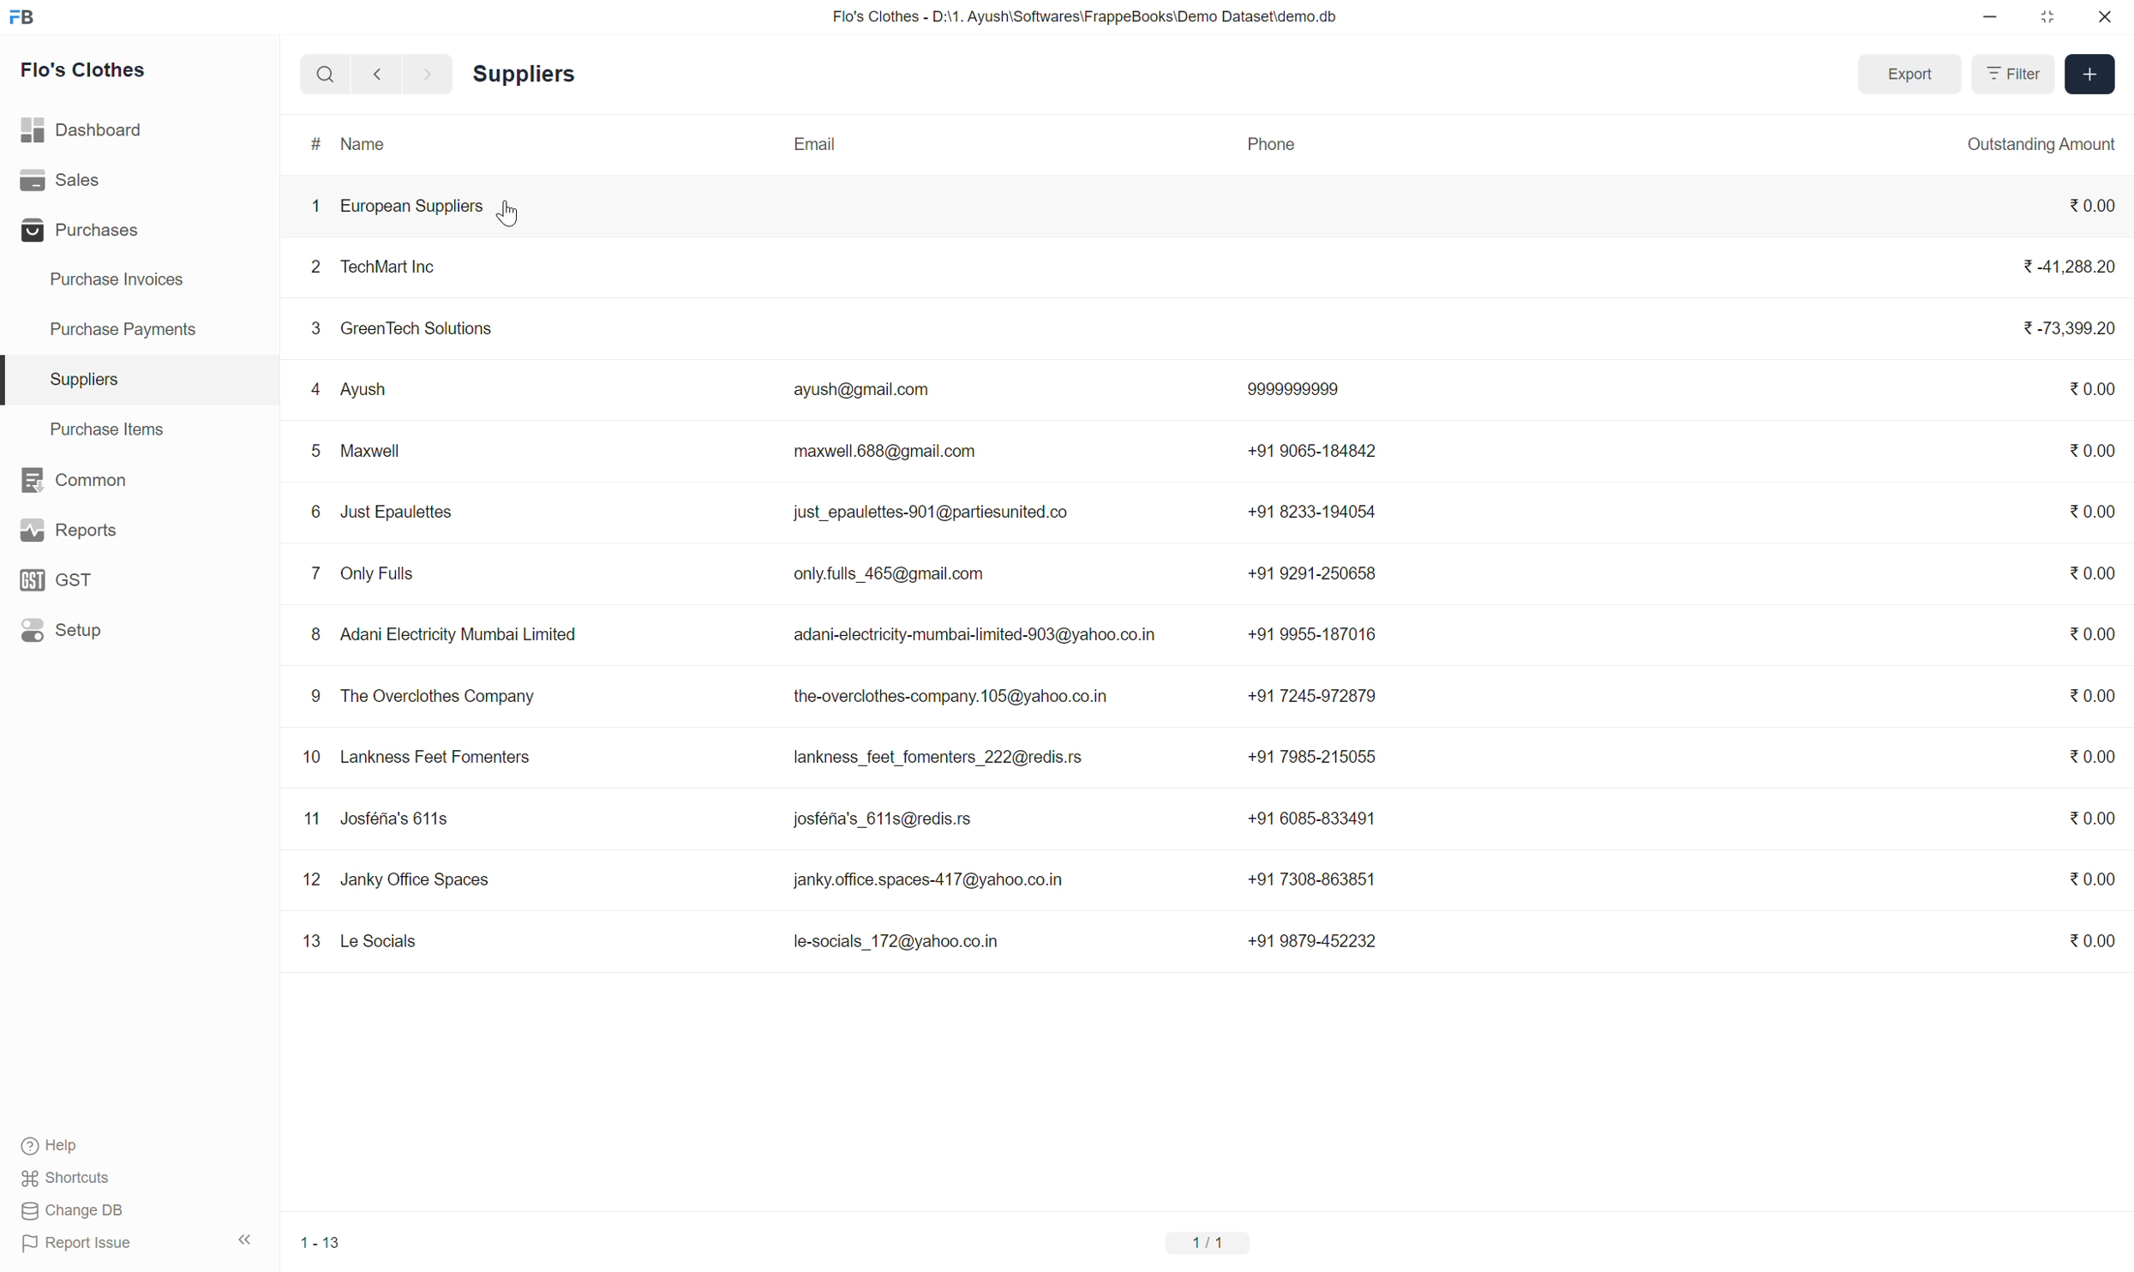 The height and width of the screenshot is (1272, 2134). I want to click on forward, so click(423, 73).